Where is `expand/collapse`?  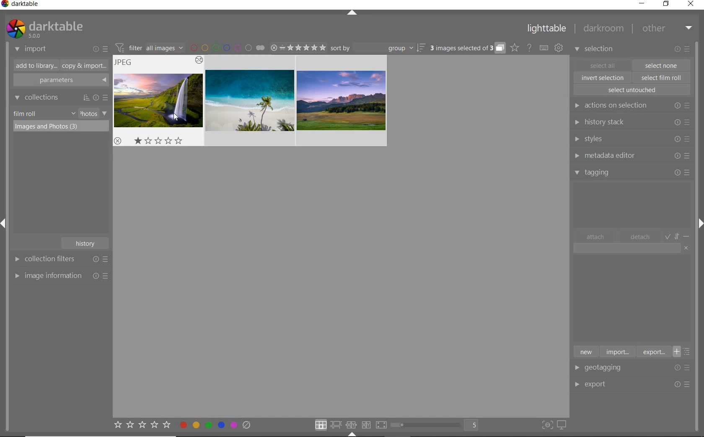
expand/collapse is located at coordinates (352, 14).